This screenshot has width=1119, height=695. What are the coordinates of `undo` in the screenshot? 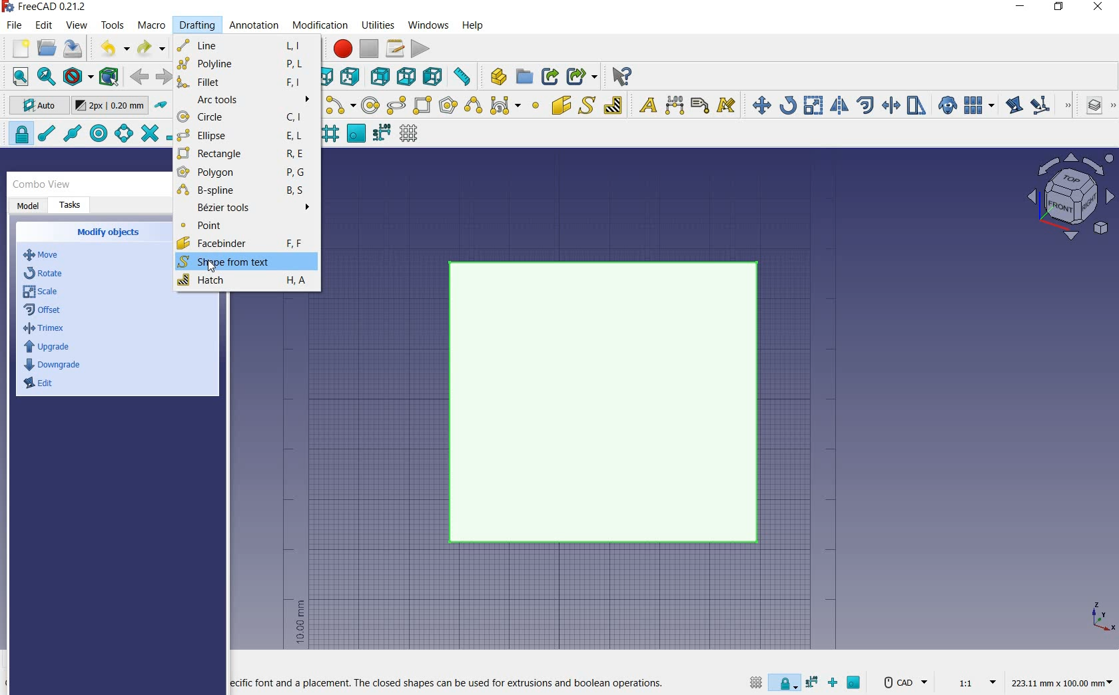 It's located at (114, 48).